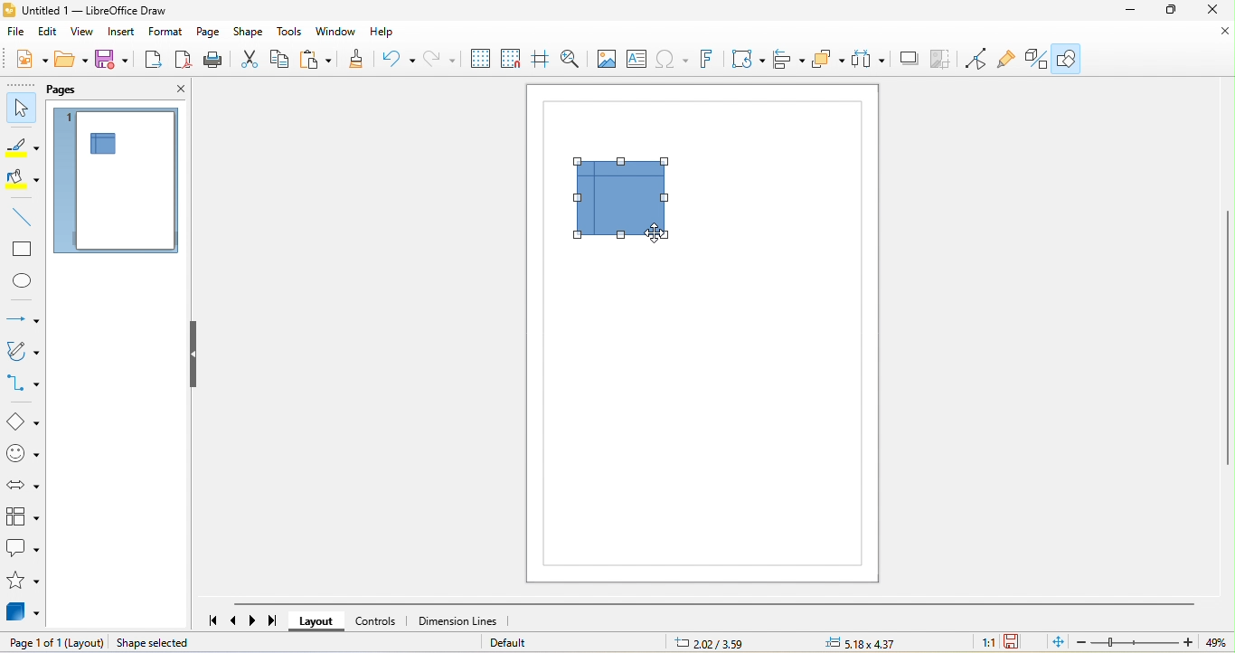  Describe the element at coordinates (23, 456) in the screenshot. I see `symbol shape` at that location.